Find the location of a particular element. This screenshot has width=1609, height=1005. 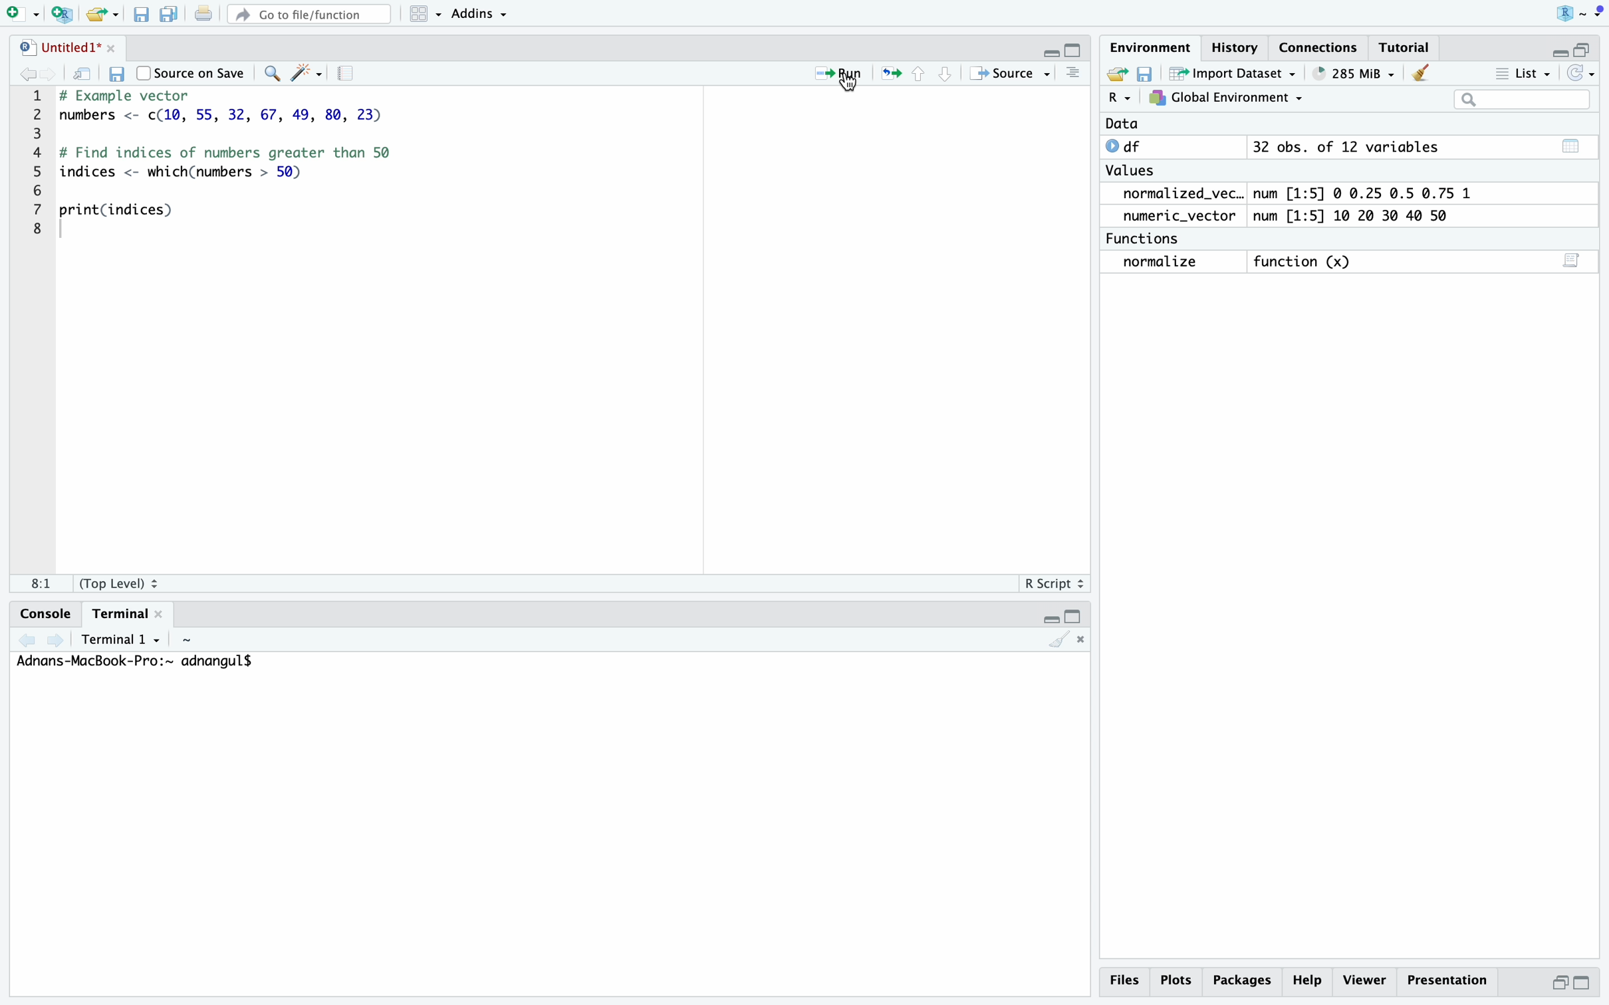

SAVE is located at coordinates (1145, 74).